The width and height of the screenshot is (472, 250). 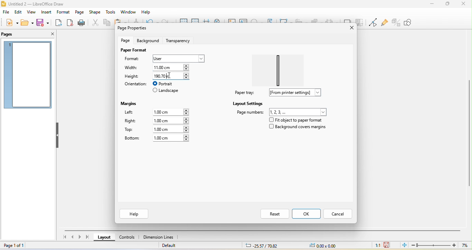 What do you see at coordinates (11, 34) in the screenshot?
I see `pages` at bounding box center [11, 34].